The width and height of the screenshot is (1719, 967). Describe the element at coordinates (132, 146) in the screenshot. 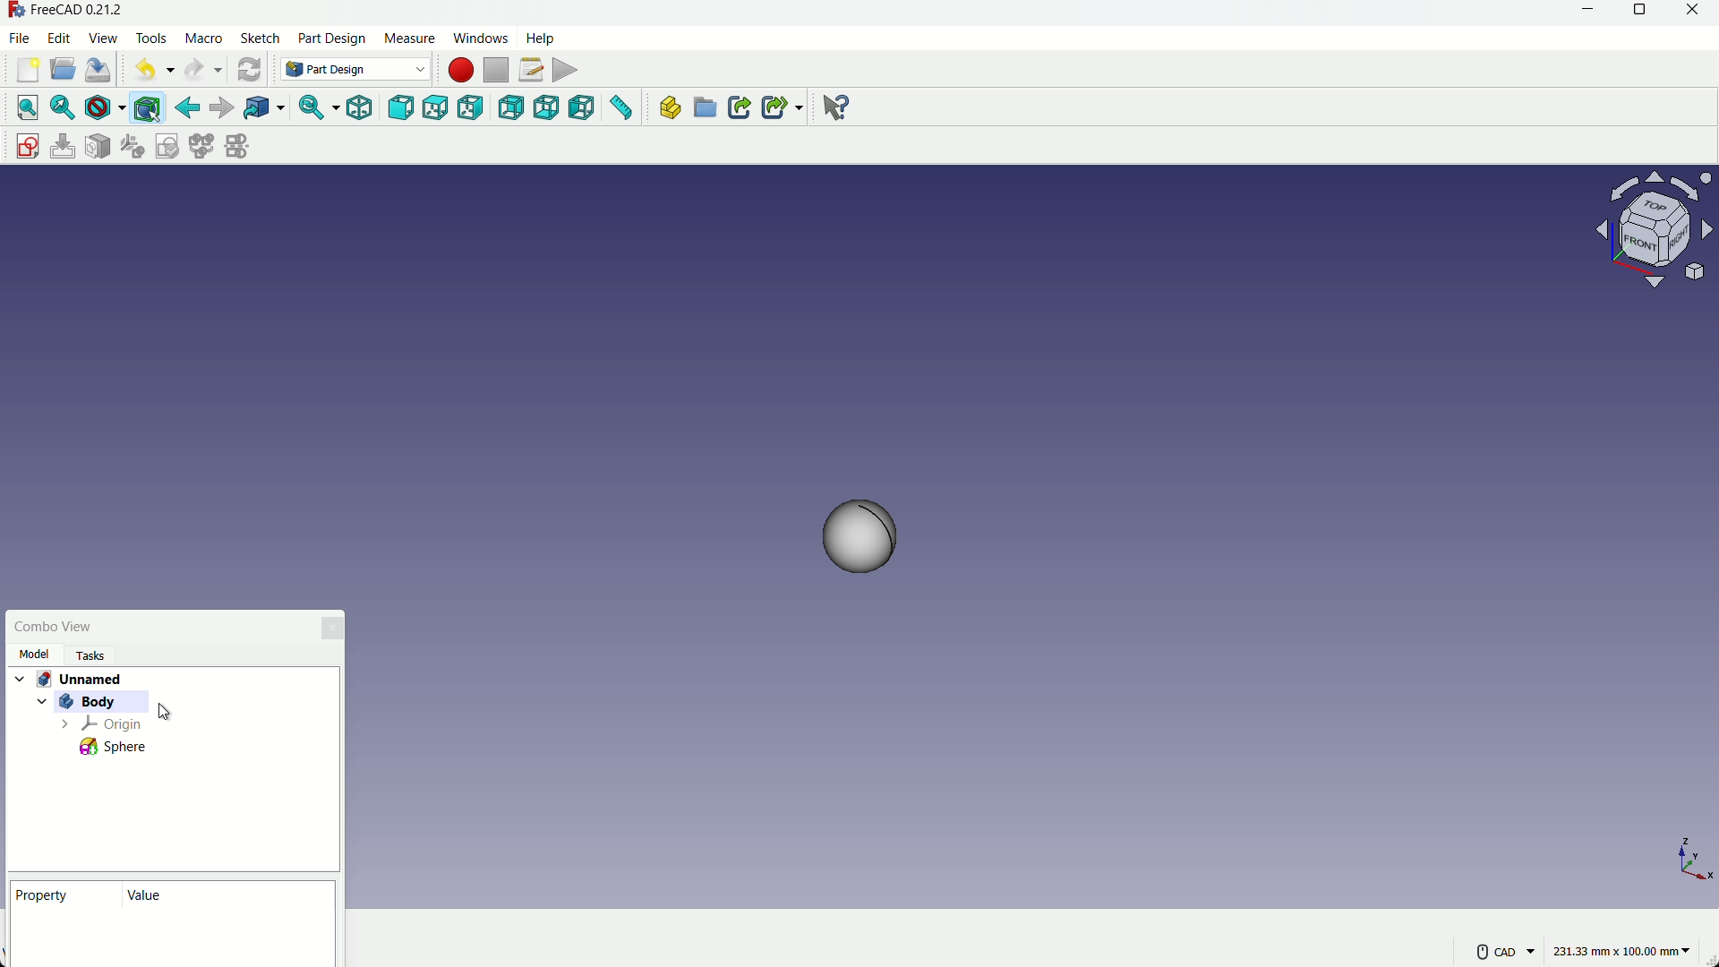

I see `reorient sketch` at that location.